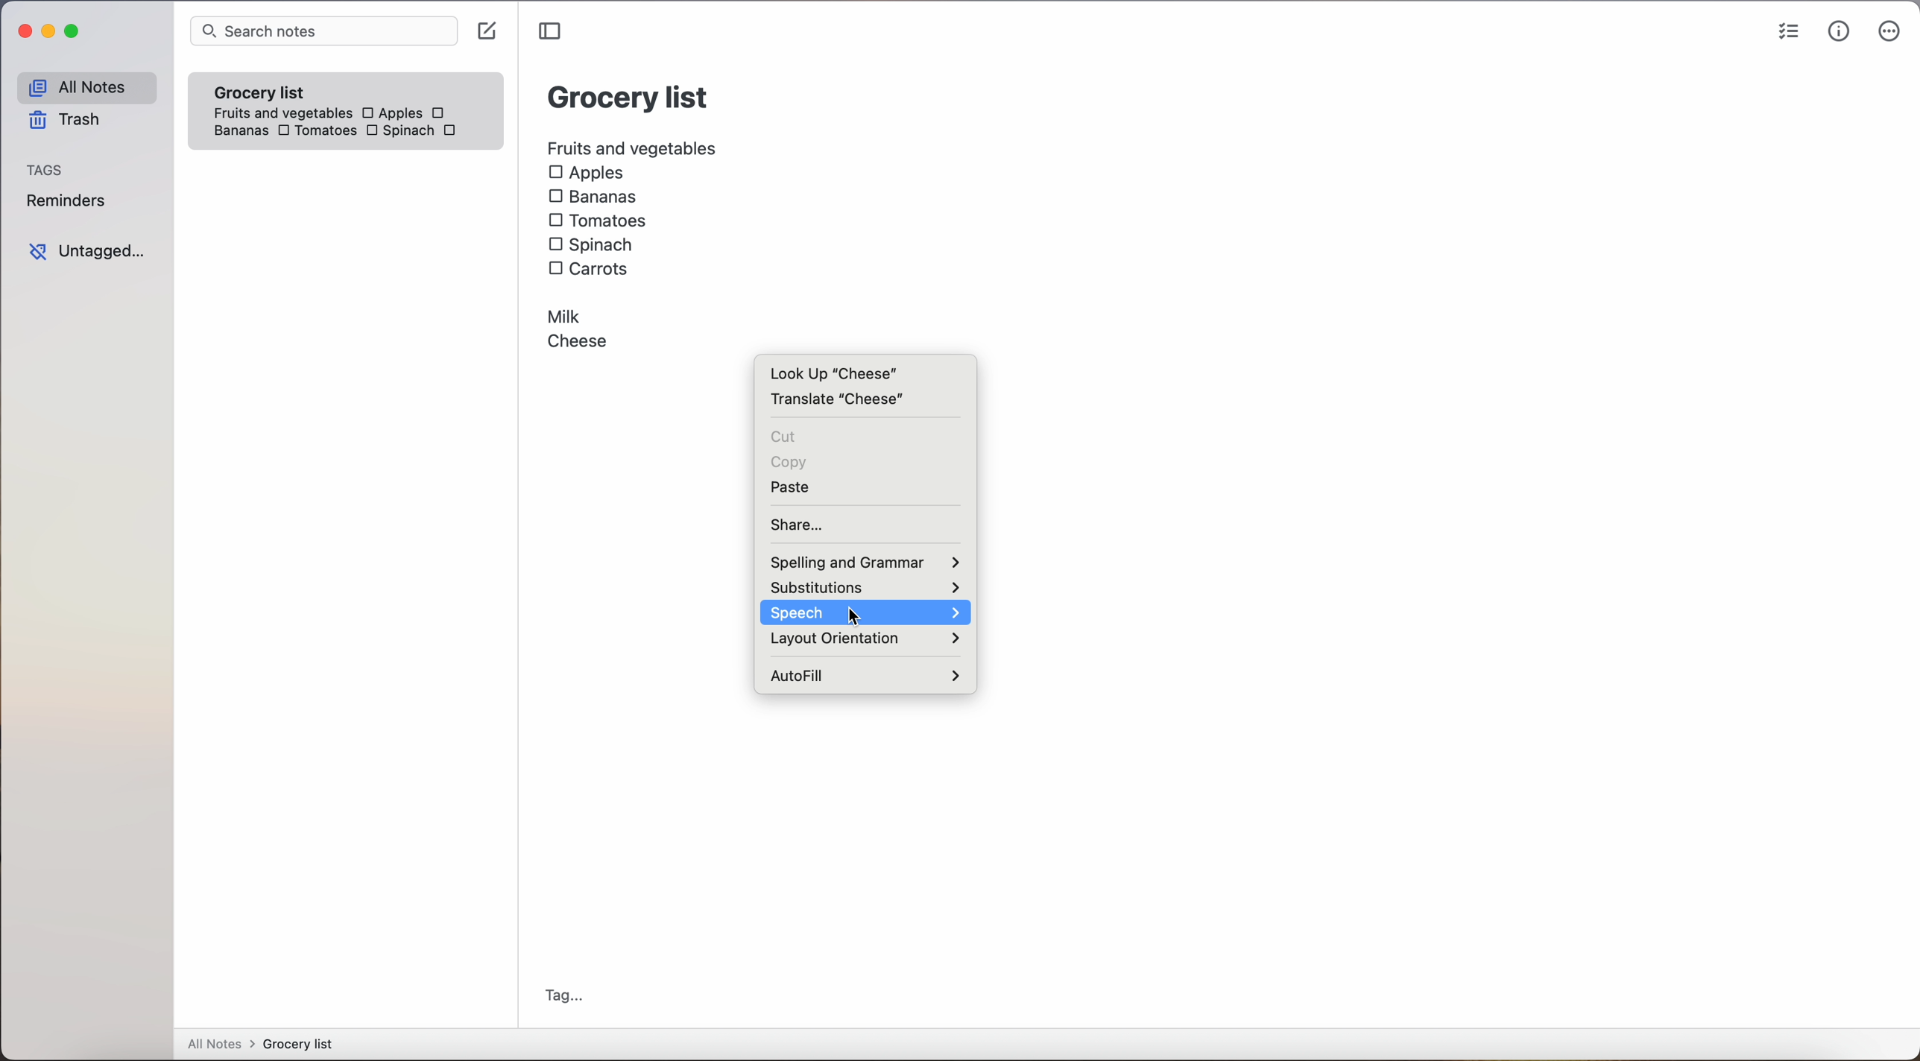 The image size is (1920, 1061). What do you see at coordinates (833, 373) in the screenshot?
I see `look up cheese` at bounding box center [833, 373].